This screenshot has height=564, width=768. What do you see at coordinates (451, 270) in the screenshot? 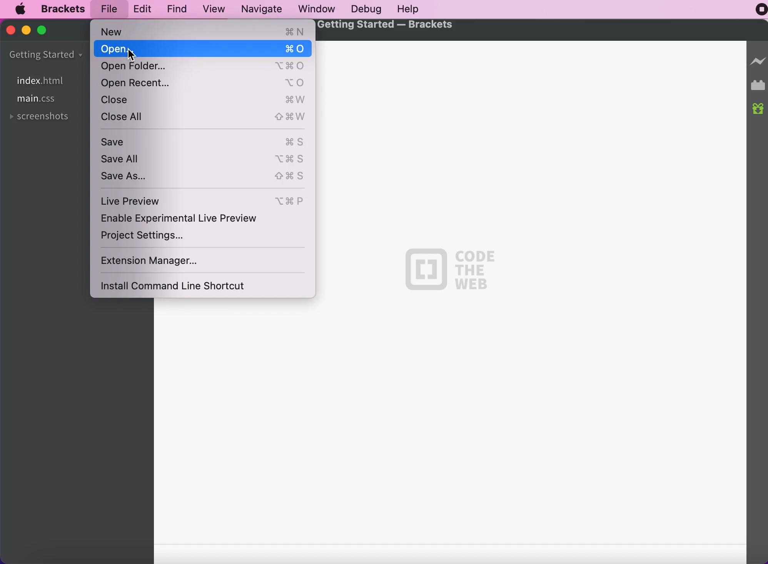
I see `CODE THE WEB` at bounding box center [451, 270].